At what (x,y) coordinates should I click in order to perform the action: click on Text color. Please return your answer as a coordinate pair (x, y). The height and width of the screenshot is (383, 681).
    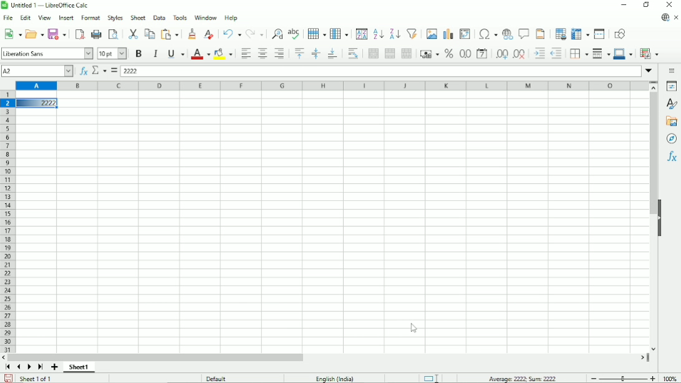
    Looking at the image, I should click on (200, 54).